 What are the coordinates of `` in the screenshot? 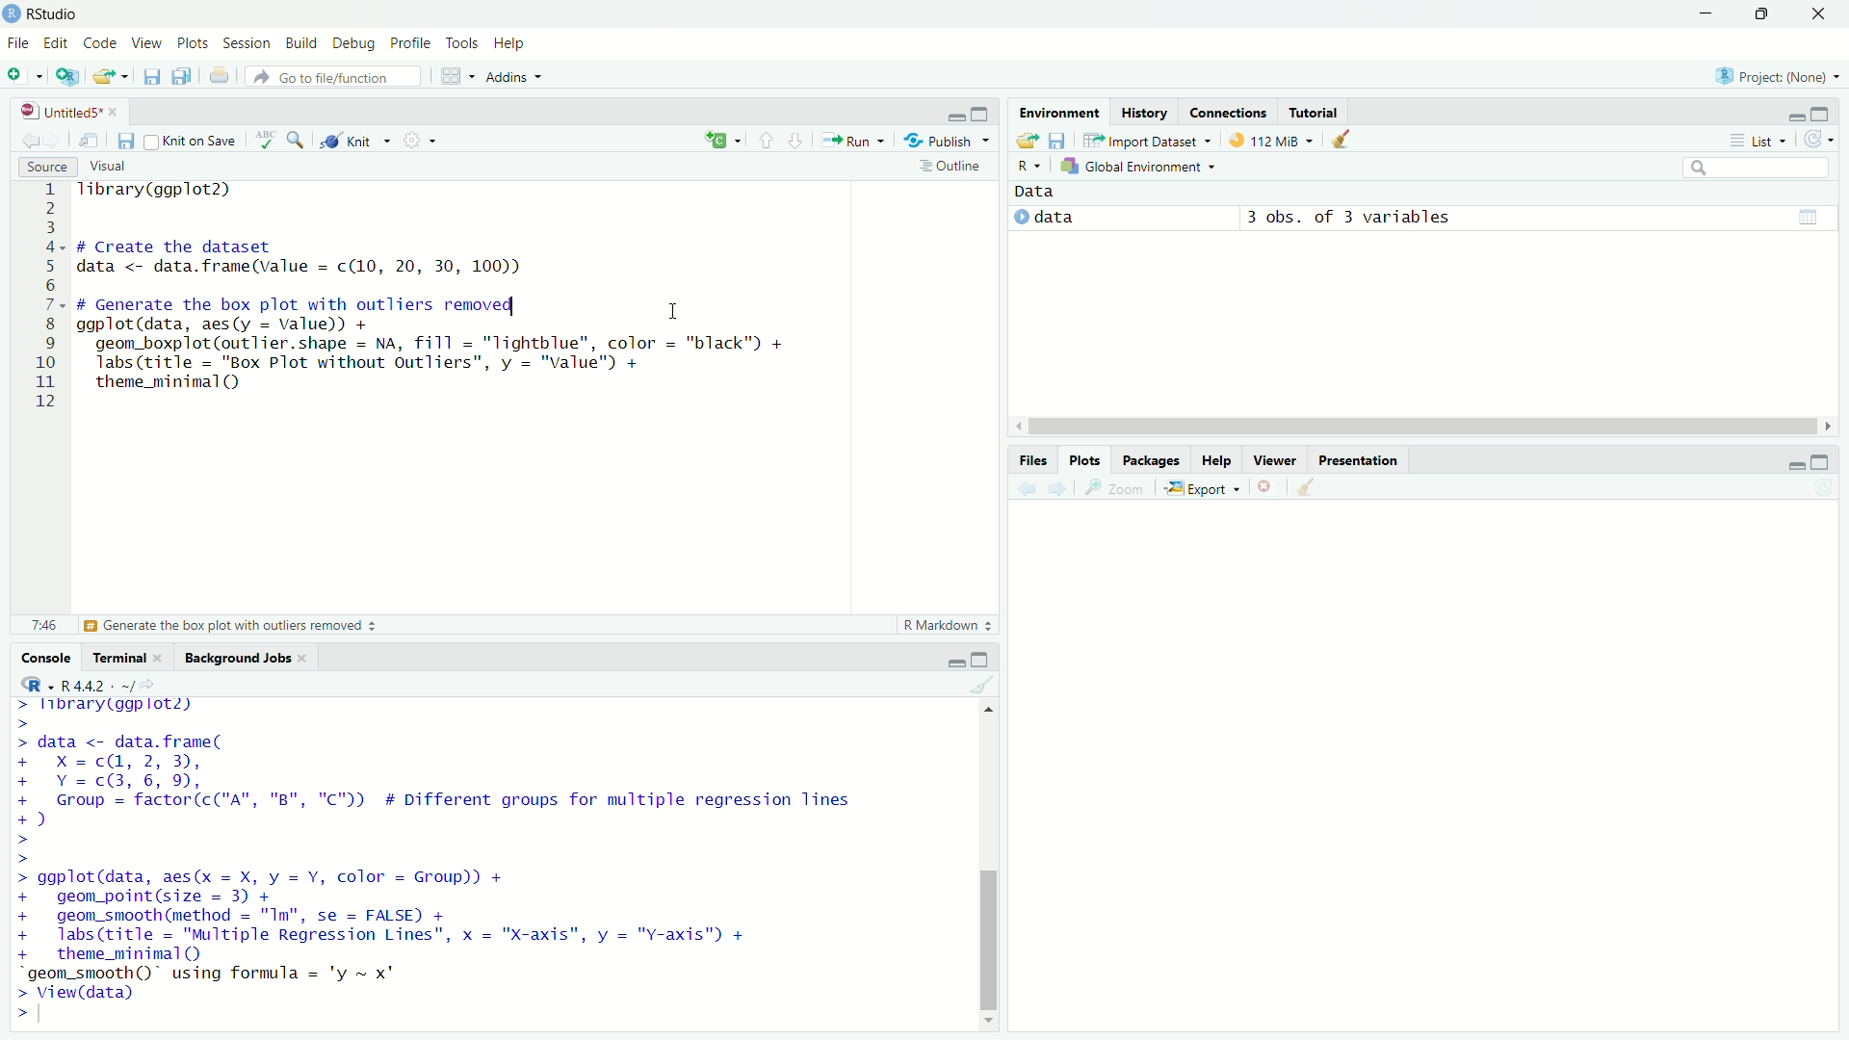 It's located at (1027, 459).